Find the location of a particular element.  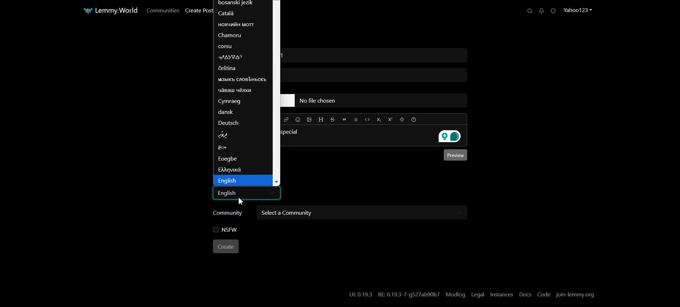

English is located at coordinates (241, 180).